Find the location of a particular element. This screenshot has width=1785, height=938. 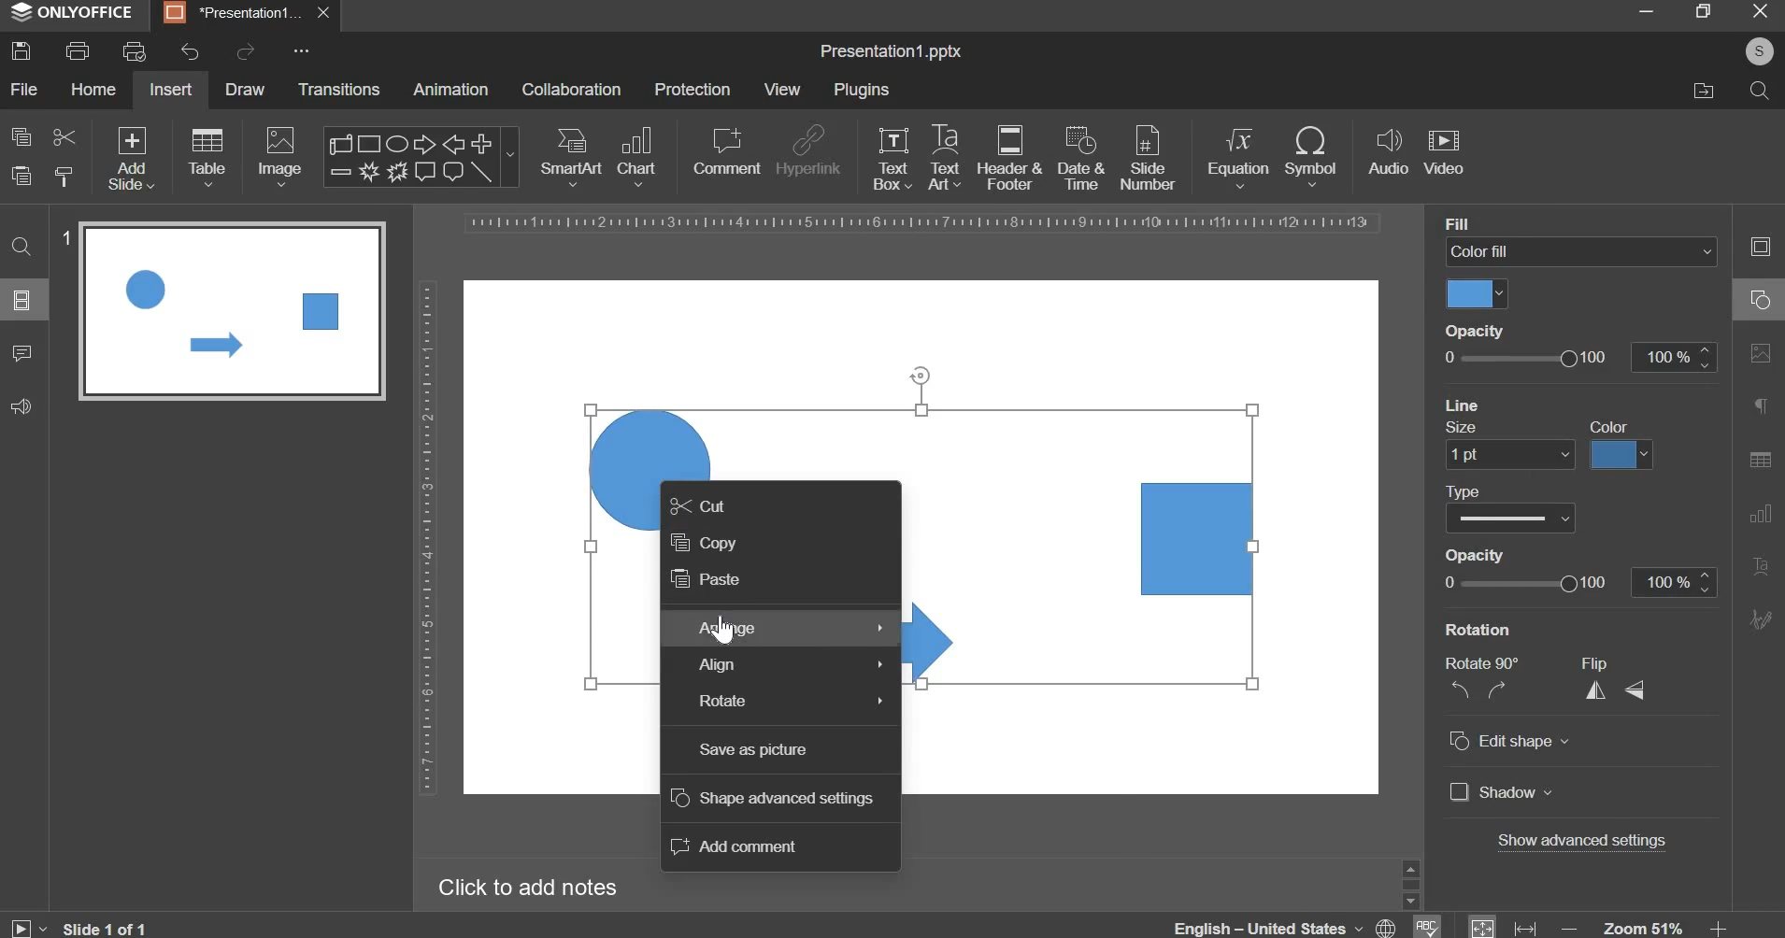

file location is located at coordinates (1703, 91).